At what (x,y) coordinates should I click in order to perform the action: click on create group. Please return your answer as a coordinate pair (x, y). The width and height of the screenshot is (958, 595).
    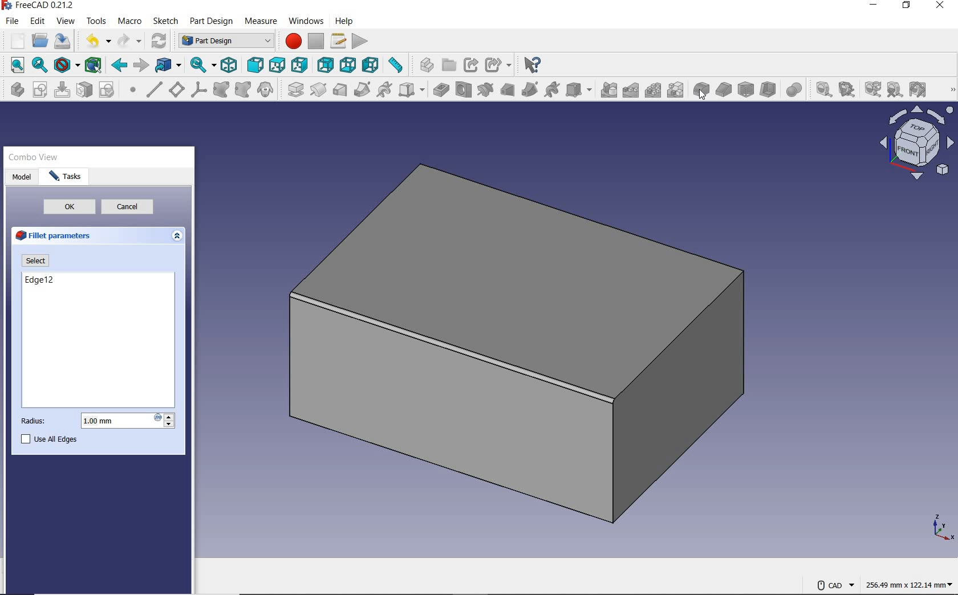
    Looking at the image, I should click on (448, 66).